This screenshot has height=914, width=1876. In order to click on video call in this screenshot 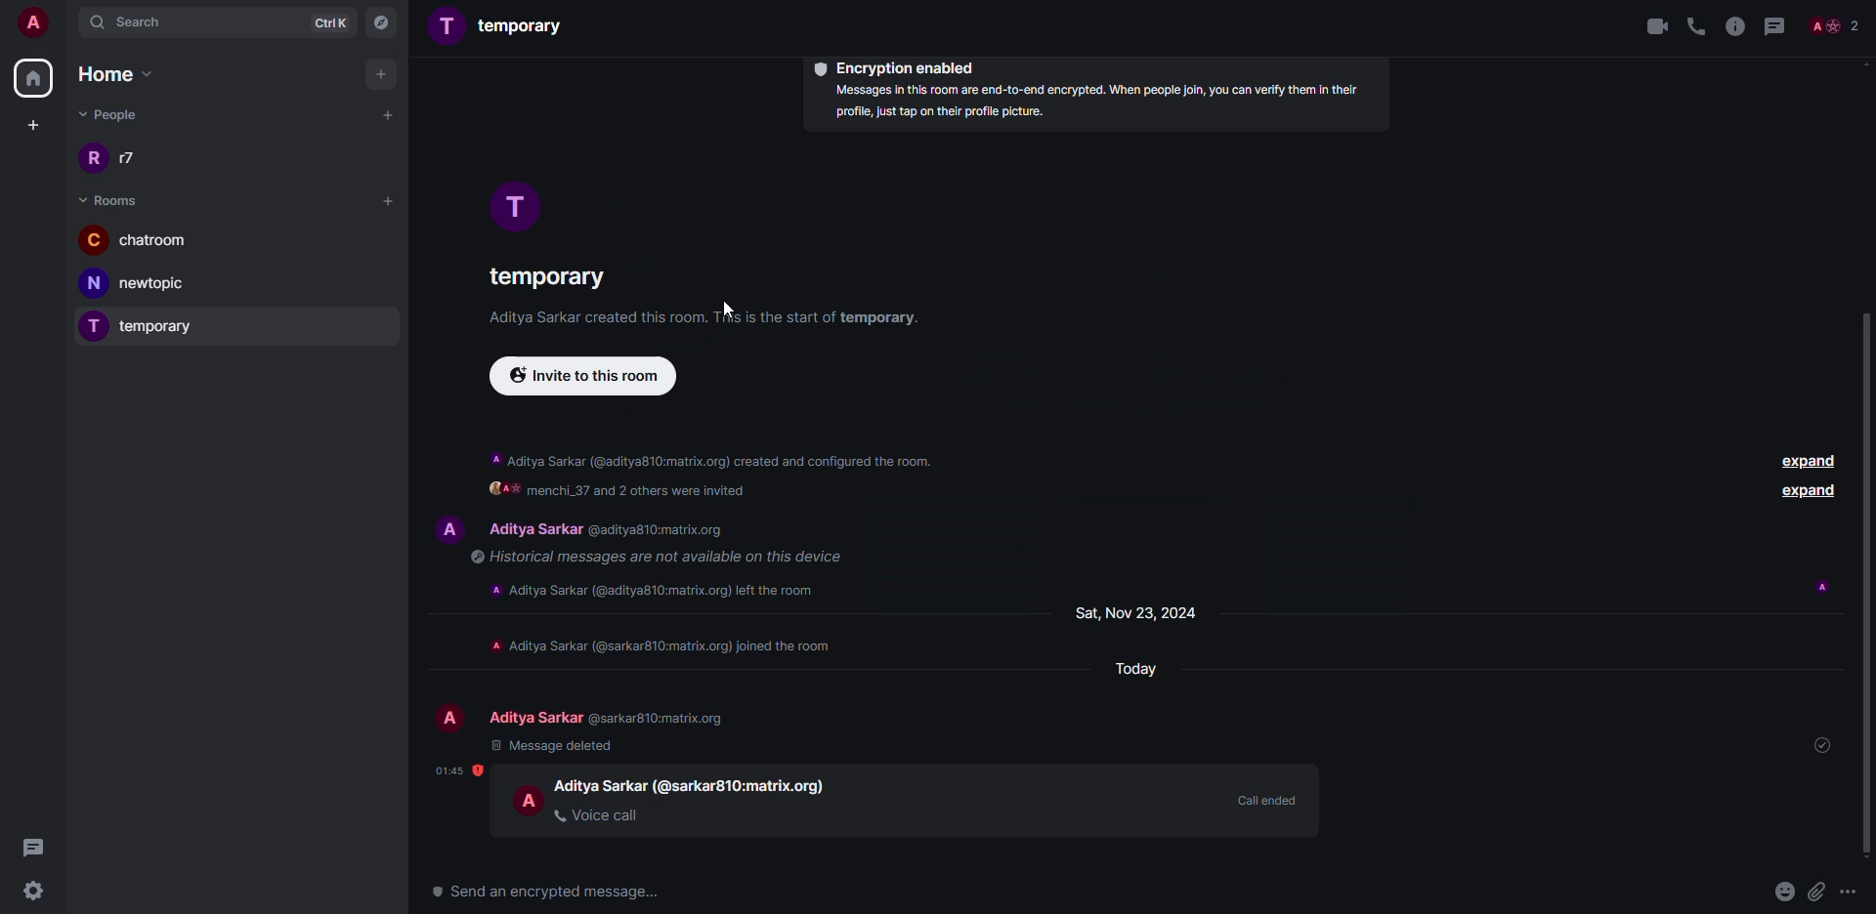, I will do `click(1656, 26)`.